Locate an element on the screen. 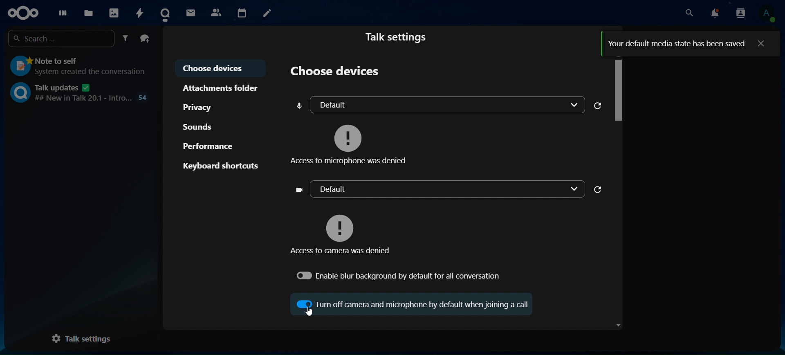 Image resolution: width=785 pixels, height=355 pixels. talk is located at coordinates (399, 37).